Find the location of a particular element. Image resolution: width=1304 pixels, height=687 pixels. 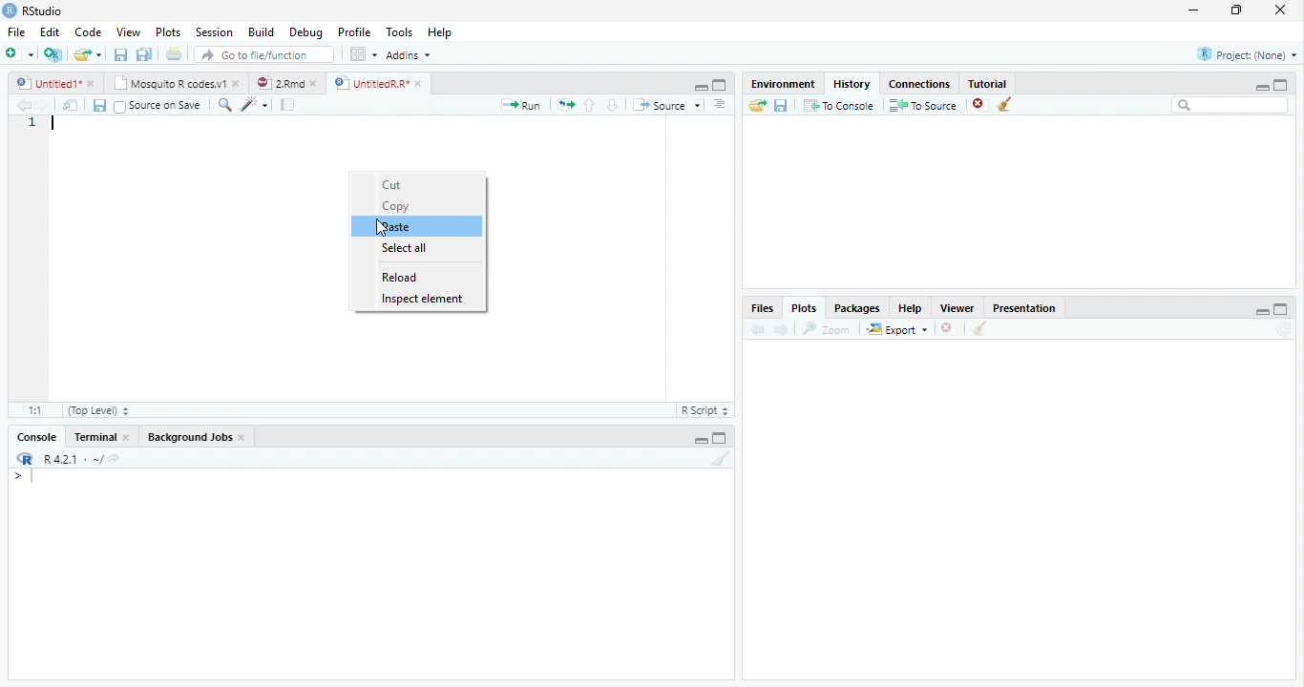

Refresh is located at coordinates (1287, 329).